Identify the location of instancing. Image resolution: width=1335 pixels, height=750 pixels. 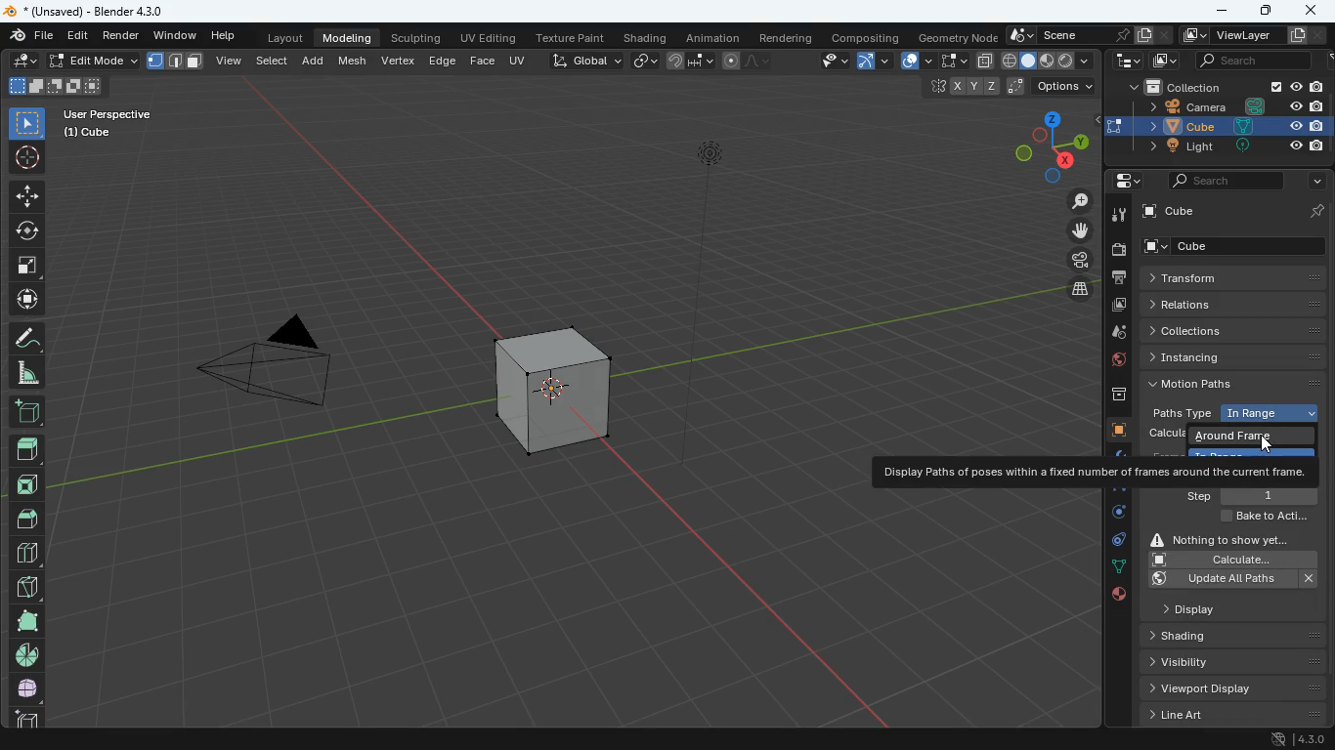
(1238, 356).